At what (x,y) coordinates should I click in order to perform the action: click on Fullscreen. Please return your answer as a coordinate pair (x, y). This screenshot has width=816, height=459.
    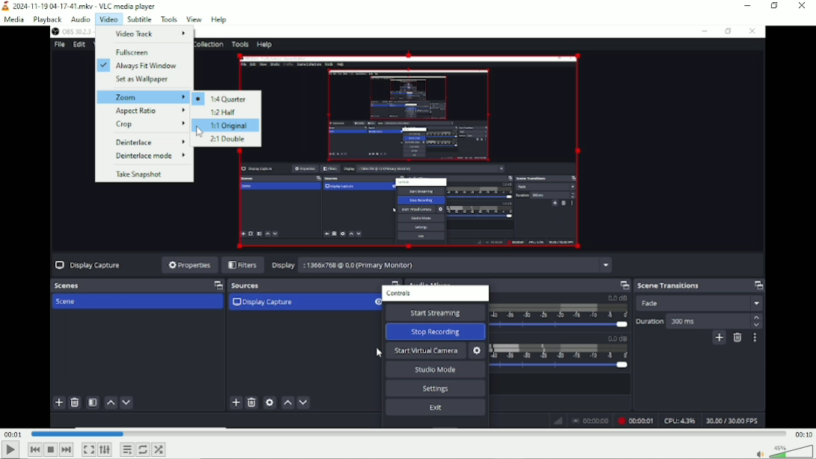
    Looking at the image, I should click on (134, 52).